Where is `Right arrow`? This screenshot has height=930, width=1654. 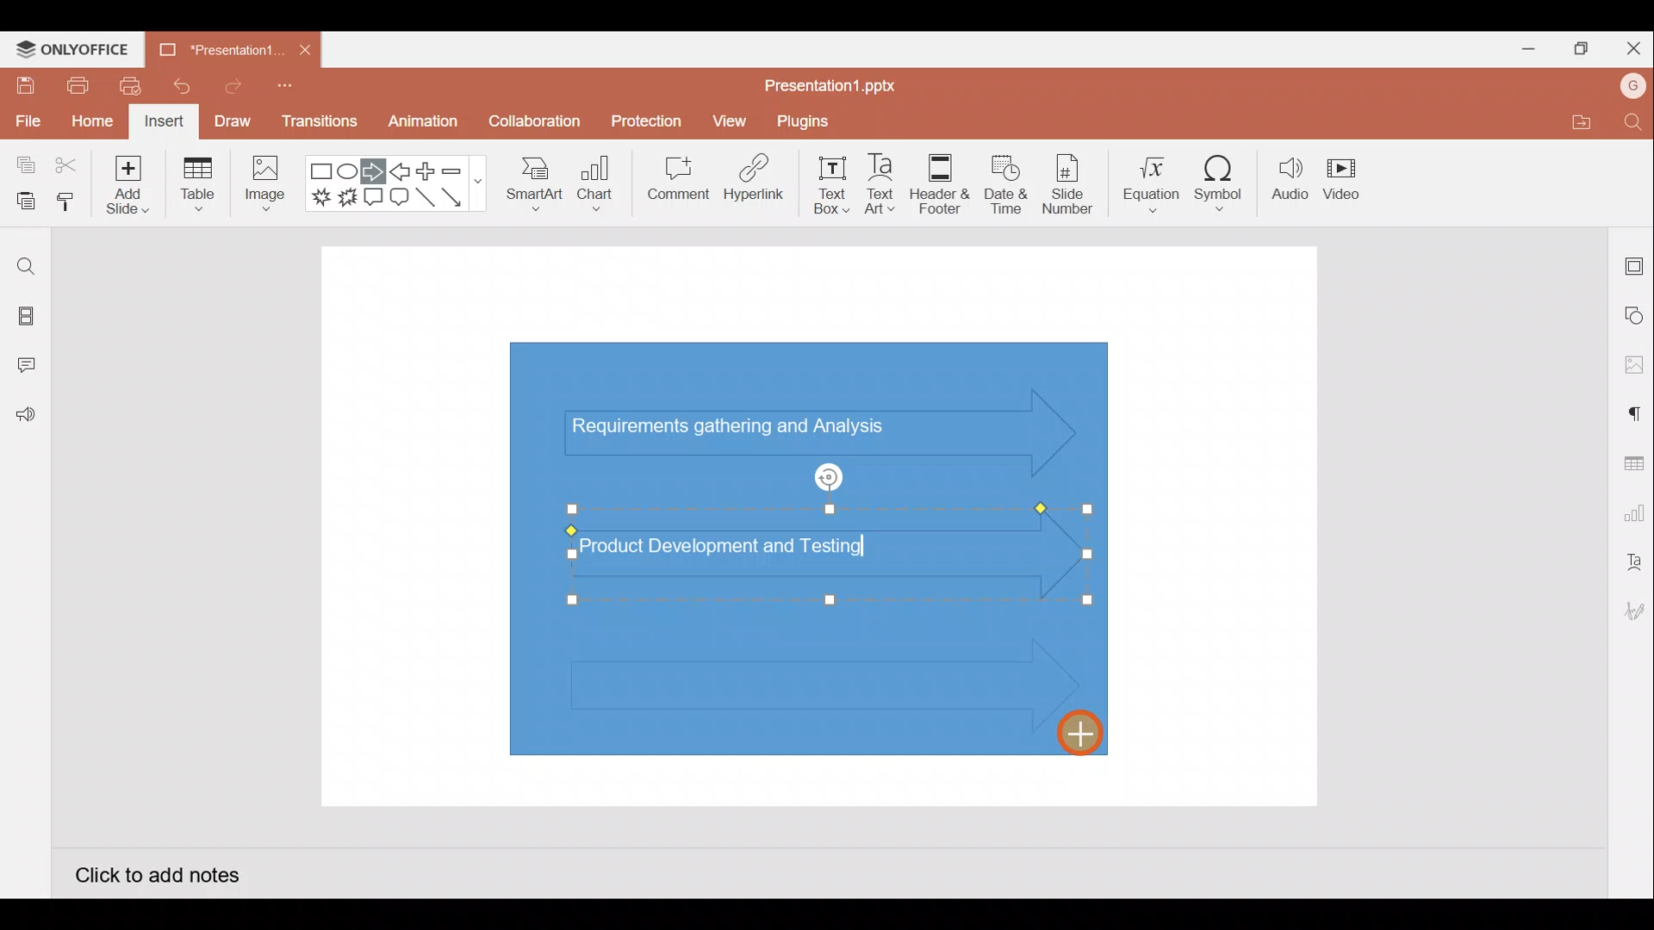 Right arrow is located at coordinates (373, 172).